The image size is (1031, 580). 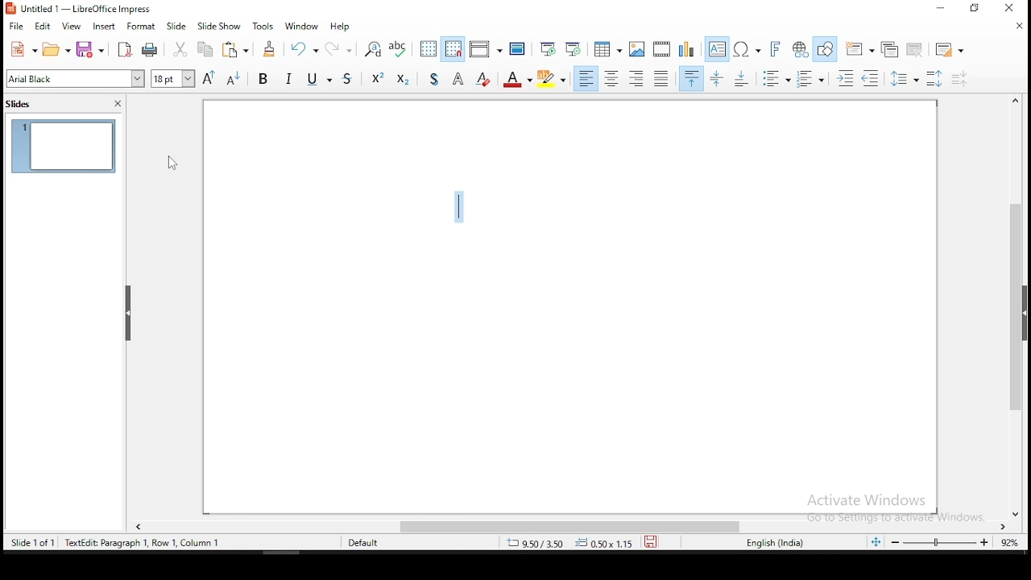 What do you see at coordinates (453, 48) in the screenshot?
I see `snap to grid` at bounding box center [453, 48].